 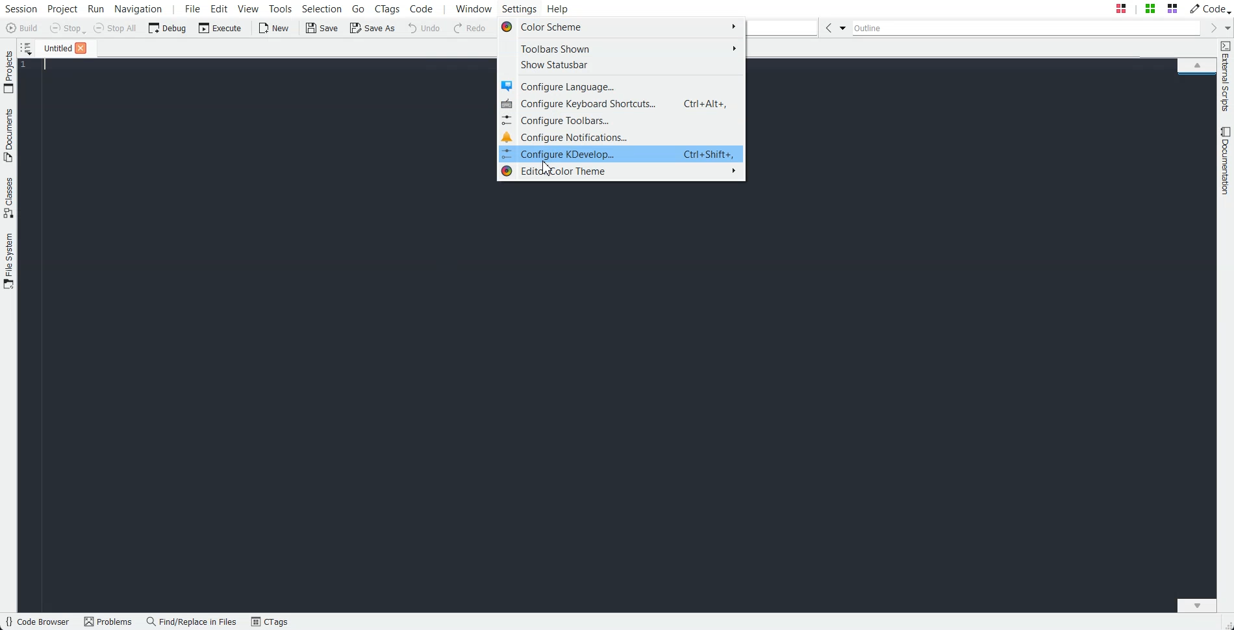 I want to click on Toolbars Shown, so click(x=620, y=47).